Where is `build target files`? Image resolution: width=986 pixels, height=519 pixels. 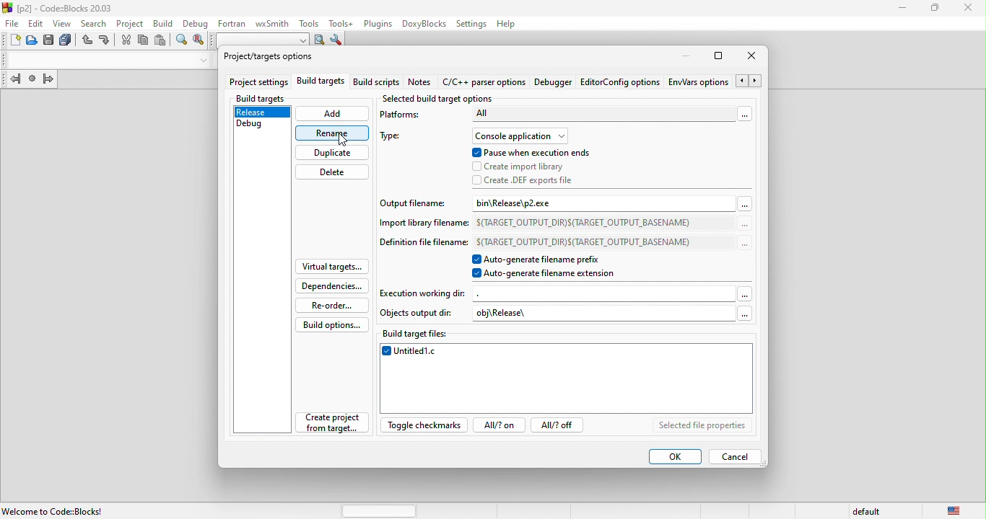
build target files is located at coordinates (419, 333).